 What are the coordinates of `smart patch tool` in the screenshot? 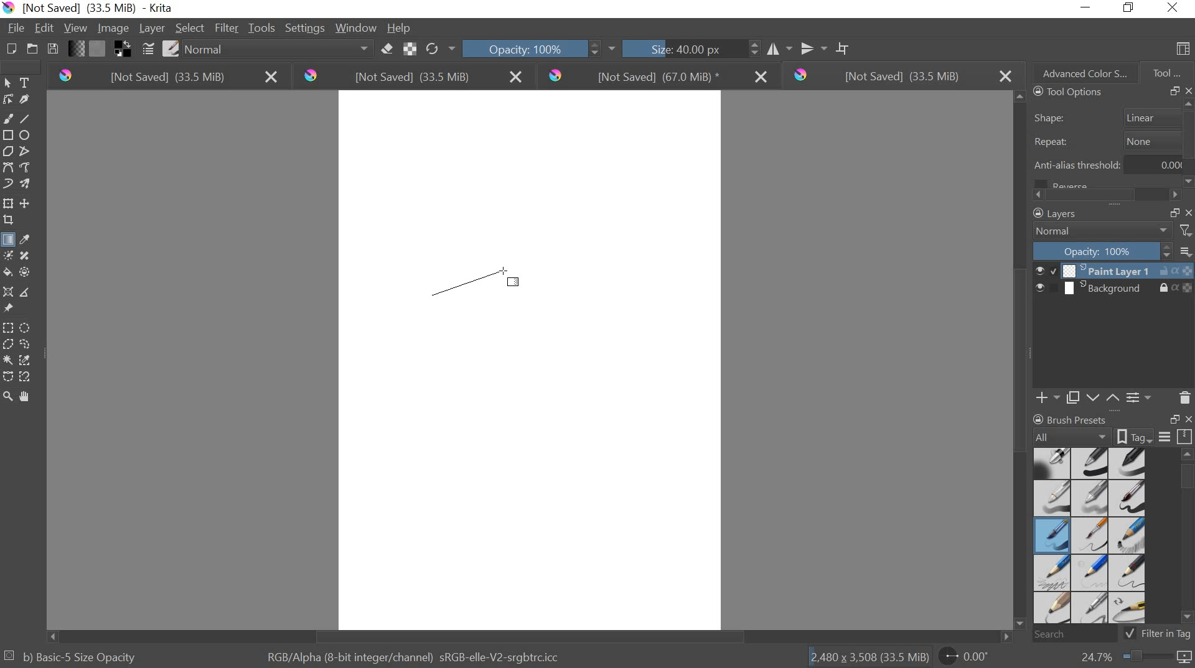 It's located at (29, 254).